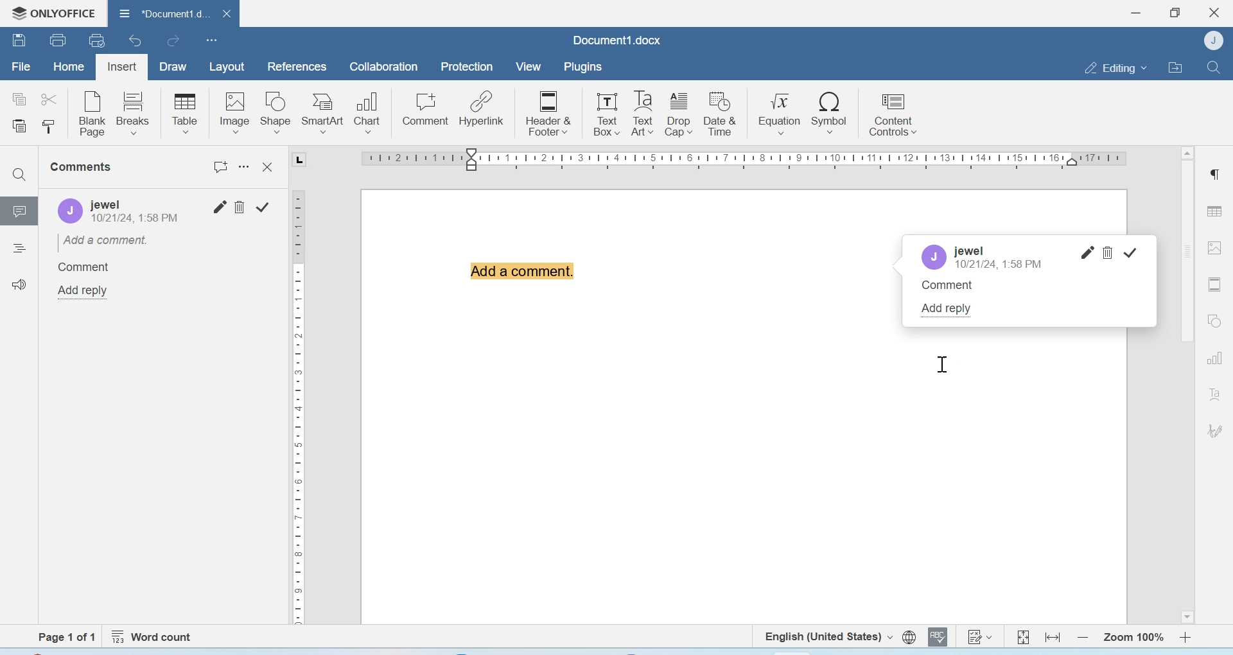  Describe the element at coordinates (93, 113) in the screenshot. I see `Blank page` at that location.